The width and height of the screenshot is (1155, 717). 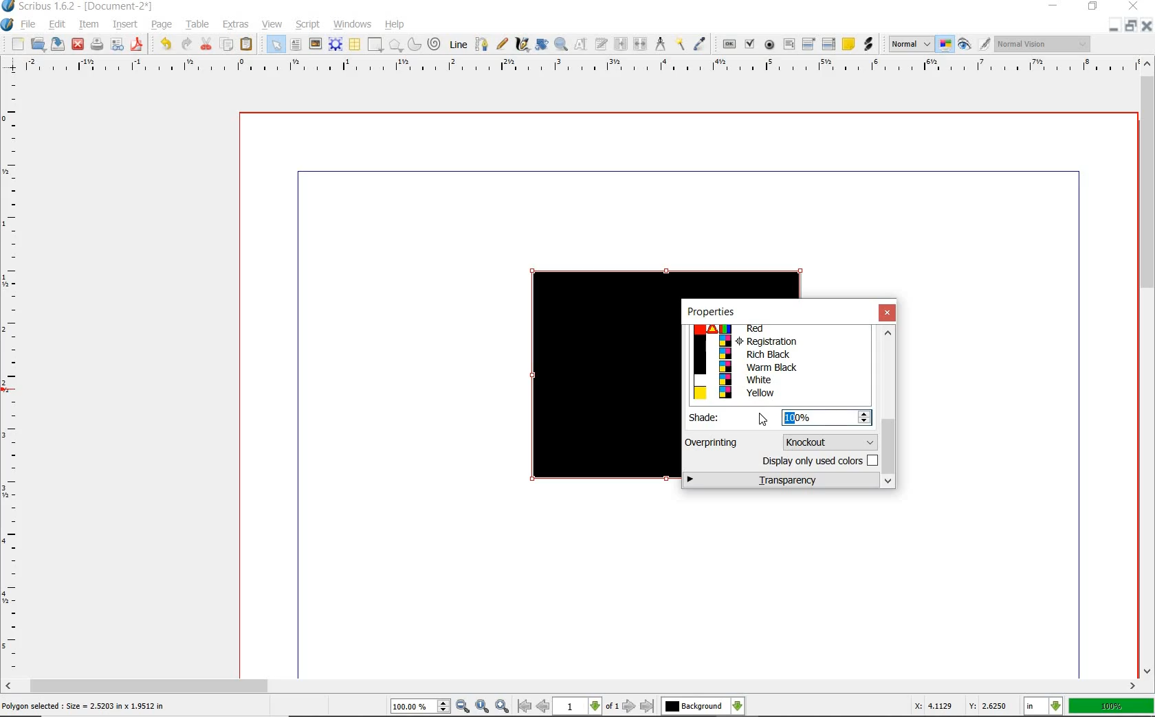 I want to click on script, so click(x=309, y=25).